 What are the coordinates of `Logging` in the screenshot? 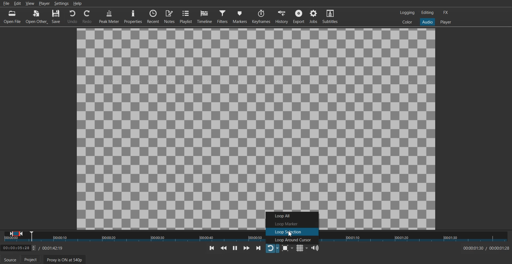 It's located at (407, 12).